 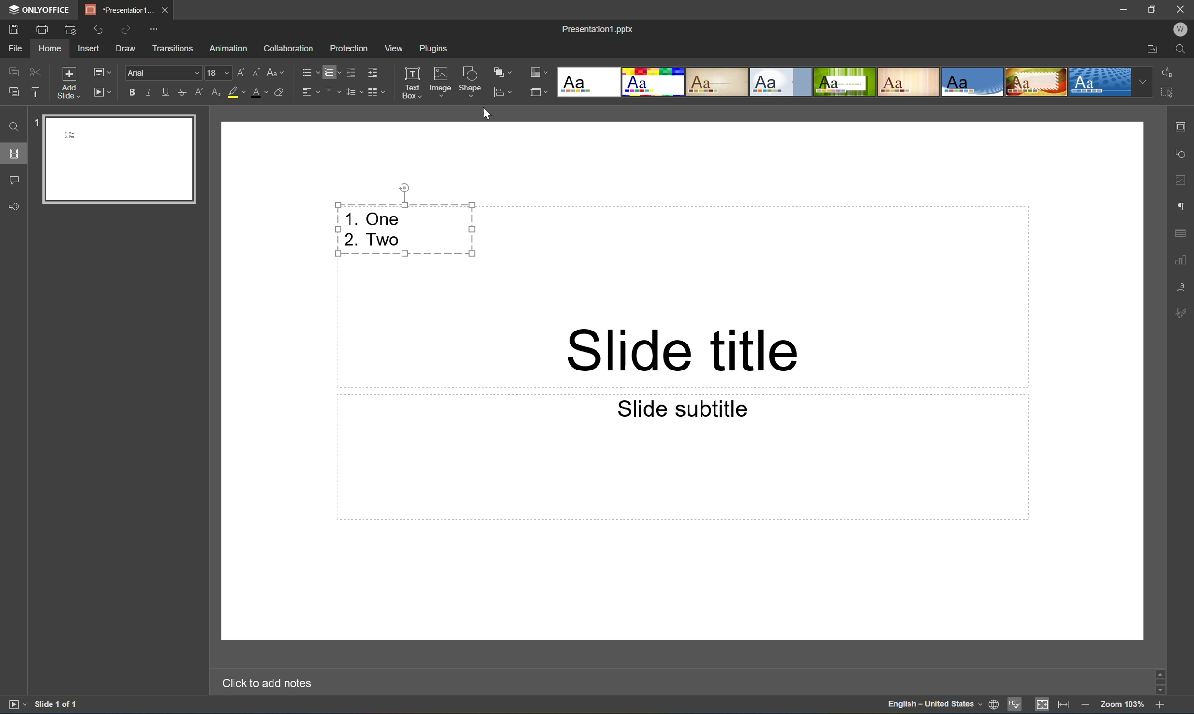 What do you see at coordinates (12, 154) in the screenshot?
I see `Slides` at bounding box center [12, 154].